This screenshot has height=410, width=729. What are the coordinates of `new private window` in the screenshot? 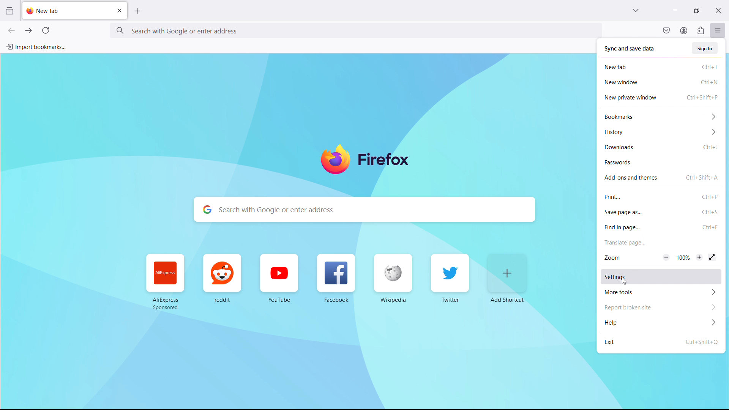 It's located at (661, 98).